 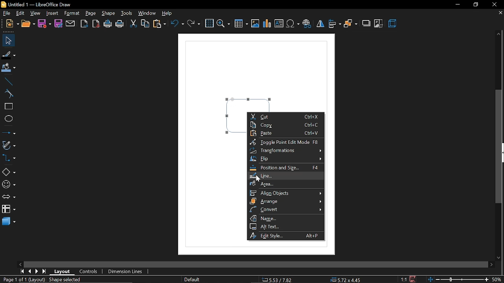 What do you see at coordinates (9, 120) in the screenshot?
I see `ellipse` at bounding box center [9, 120].